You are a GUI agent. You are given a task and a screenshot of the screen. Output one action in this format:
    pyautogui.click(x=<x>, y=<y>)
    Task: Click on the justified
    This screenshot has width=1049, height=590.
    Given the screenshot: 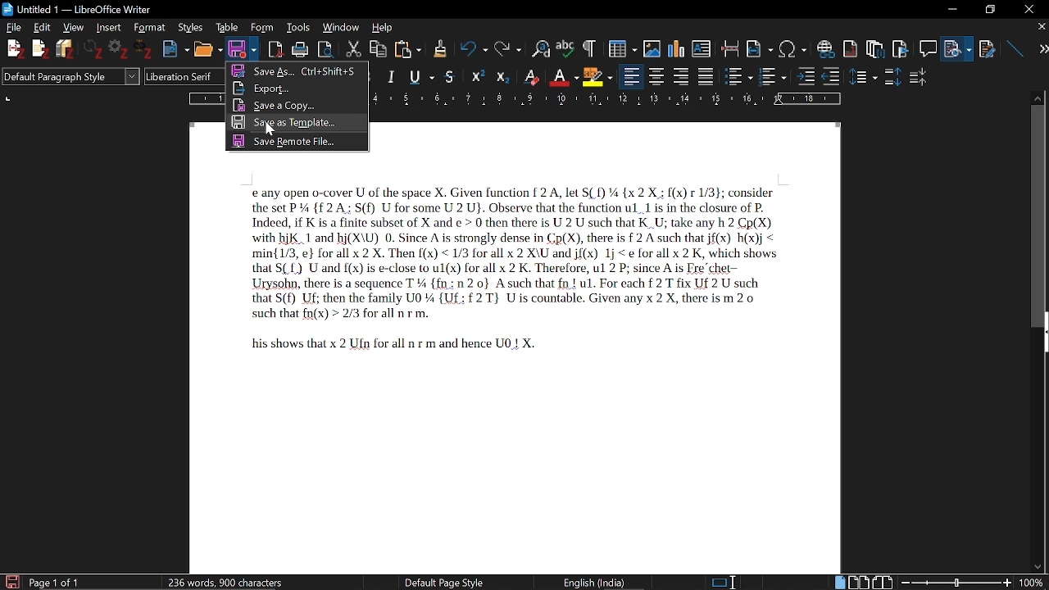 What is the action you would take?
    pyautogui.click(x=707, y=76)
    